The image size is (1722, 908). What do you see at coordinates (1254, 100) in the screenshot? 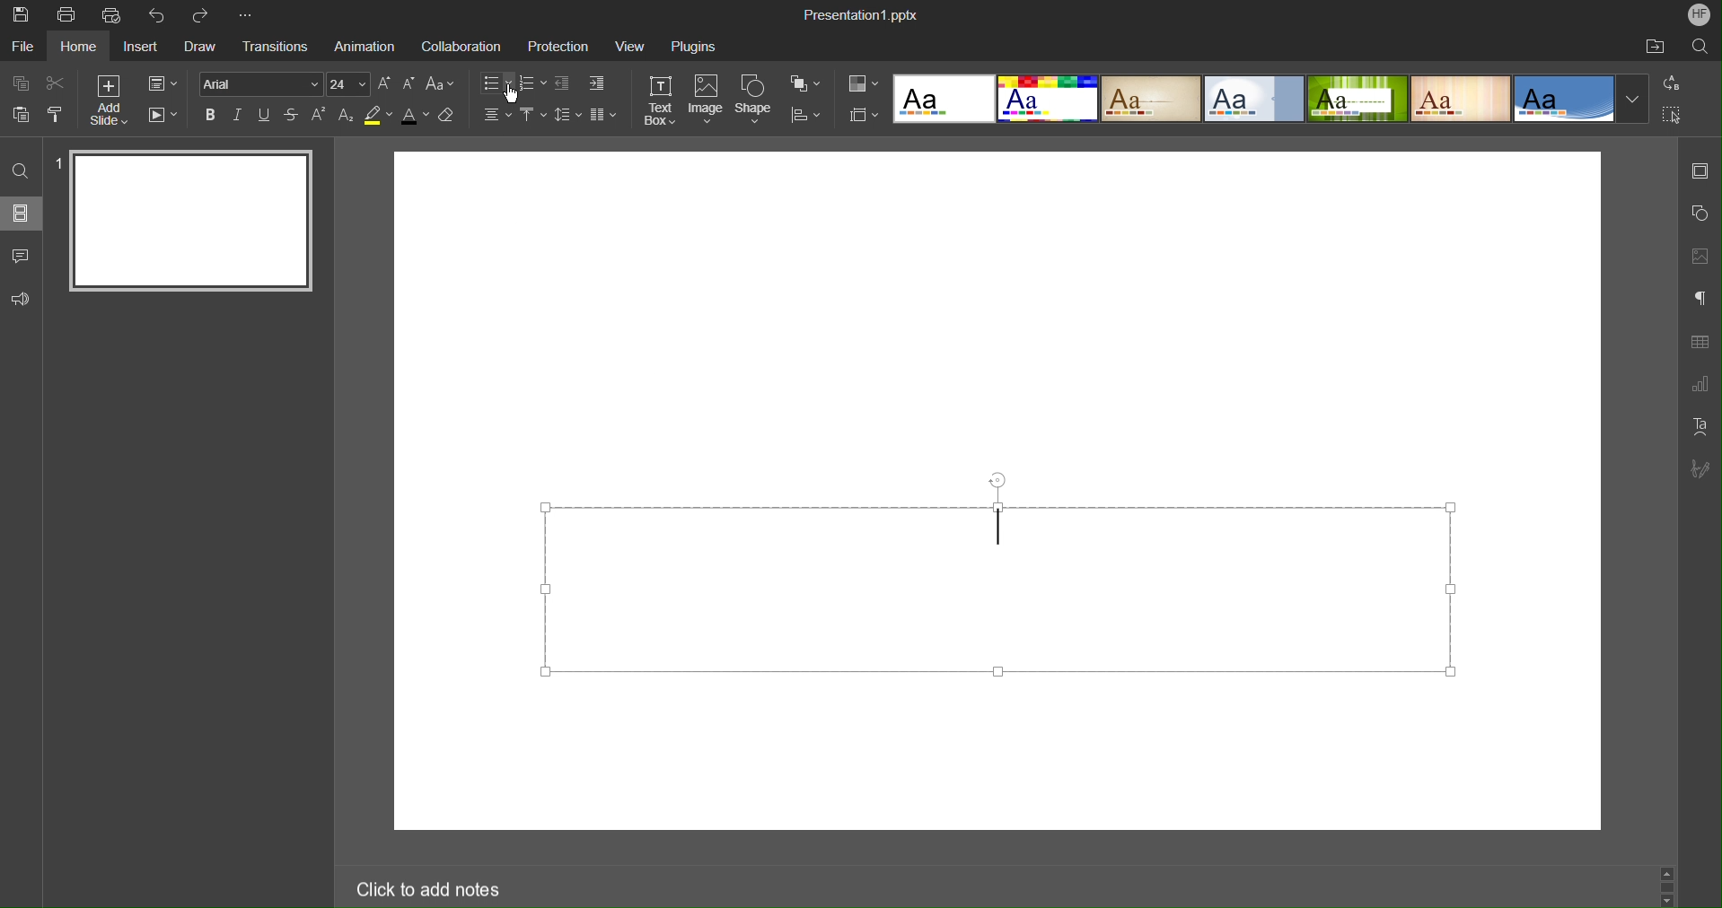
I see `template` at bounding box center [1254, 100].